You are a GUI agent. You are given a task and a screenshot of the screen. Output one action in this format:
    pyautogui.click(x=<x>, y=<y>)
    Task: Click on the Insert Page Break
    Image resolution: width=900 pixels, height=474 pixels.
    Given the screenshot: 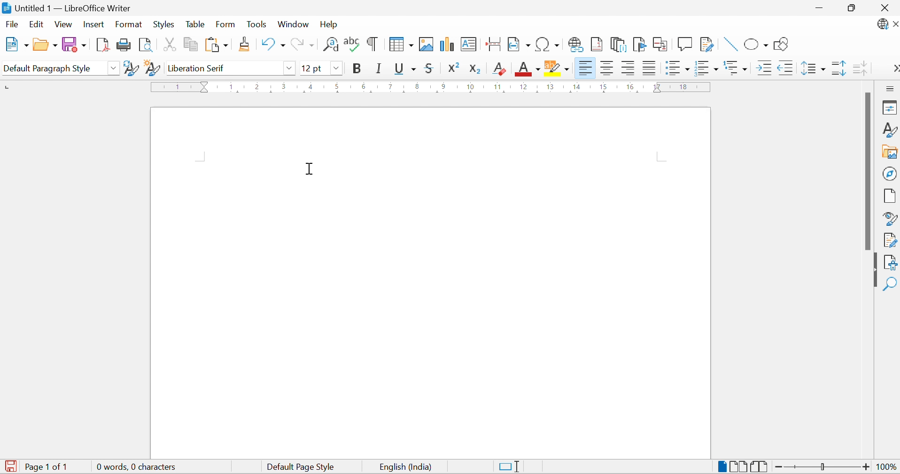 What is the action you would take?
    pyautogui.click(x=492, y=44)
    